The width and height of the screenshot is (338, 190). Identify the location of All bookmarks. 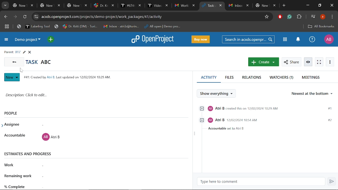
(321, 26).